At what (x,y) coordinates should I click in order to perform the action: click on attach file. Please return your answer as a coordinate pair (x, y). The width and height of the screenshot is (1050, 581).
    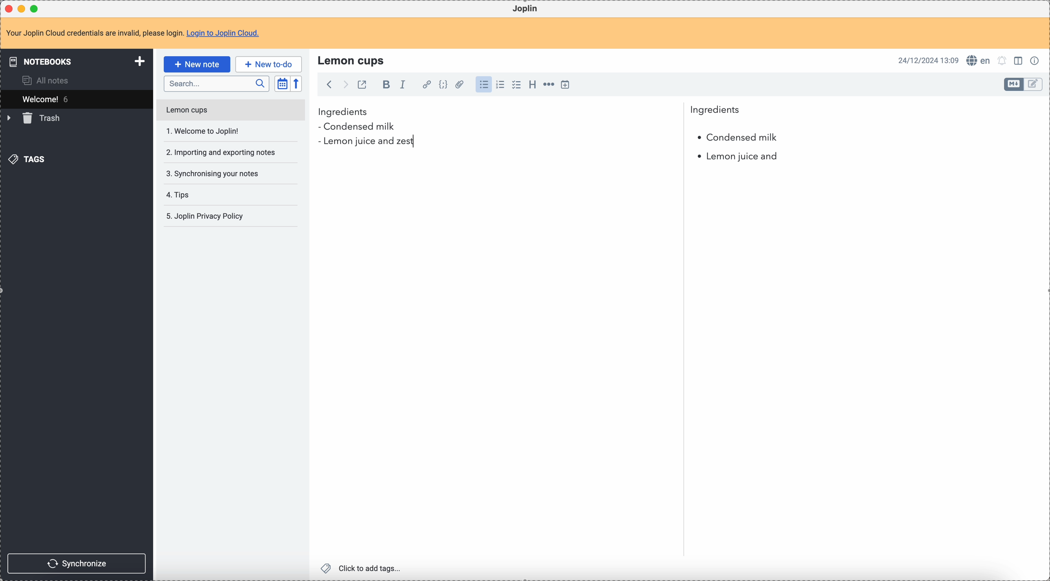
    Looking at the image, I should click on (458, 85).